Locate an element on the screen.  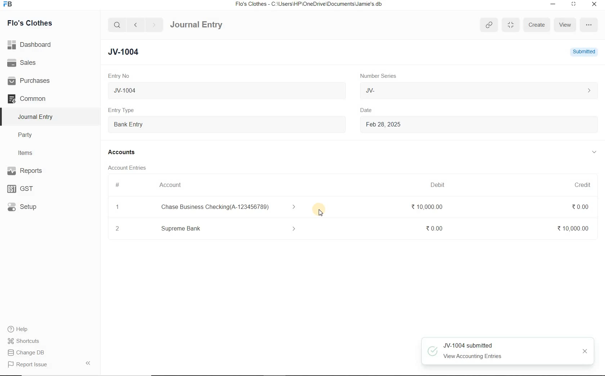
Number Series is located at coordinates (373, 76).